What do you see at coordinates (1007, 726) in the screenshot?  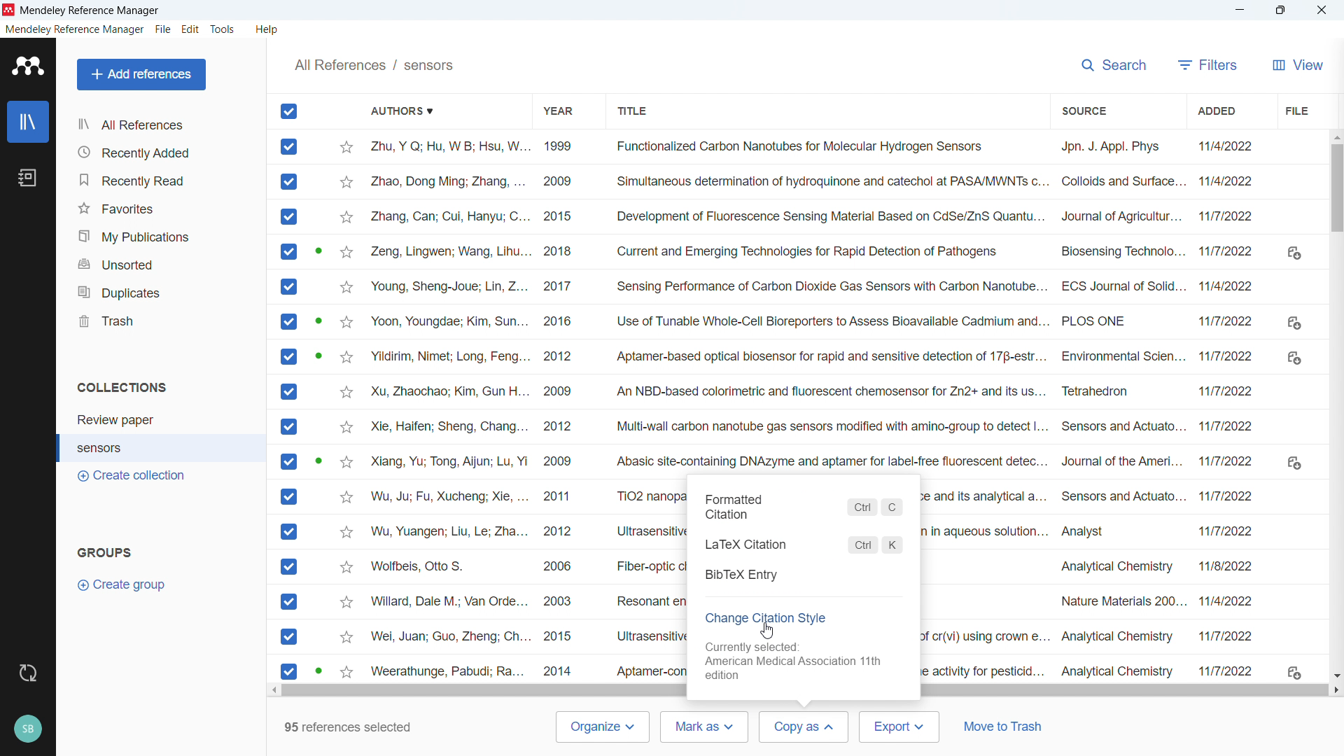 I see `Move to trash ` at bounding box center [1007, 726].